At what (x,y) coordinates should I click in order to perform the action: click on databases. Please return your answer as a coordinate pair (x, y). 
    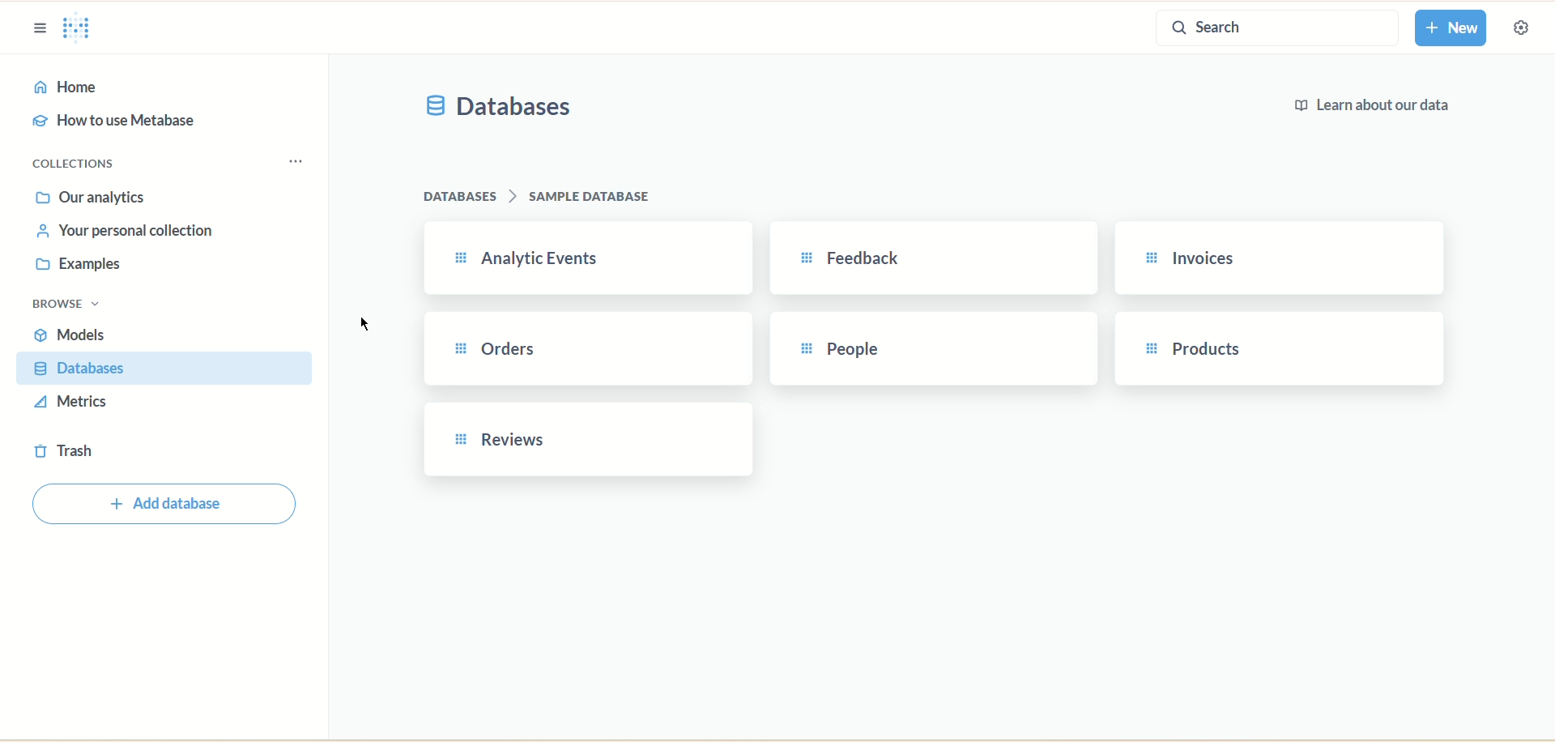
    Looking at the image, I should click on (501, 109).